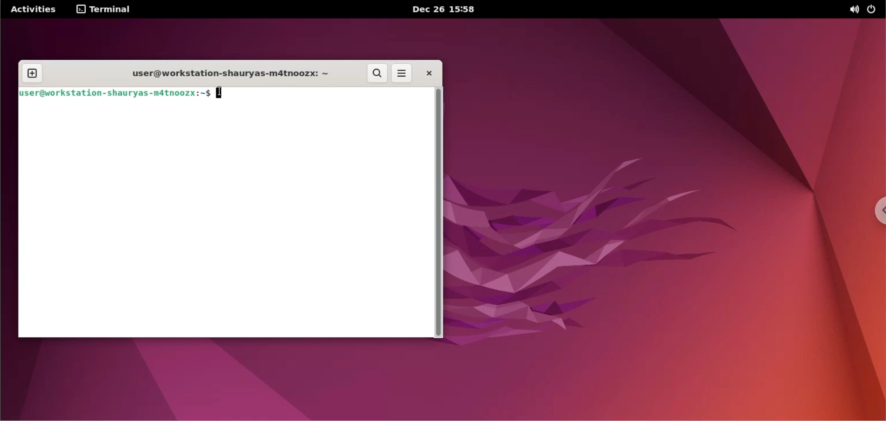 This screenshot has width=886, height=421. Describe the element at coordinates (874, 8) in the screenshot. I see `power options` at that location.